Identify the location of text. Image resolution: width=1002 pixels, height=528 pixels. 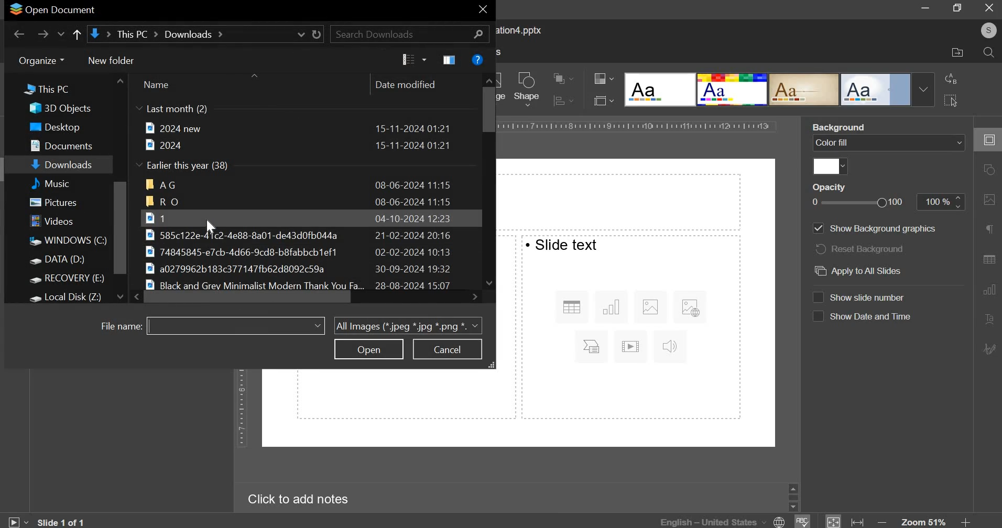
(563, 244).